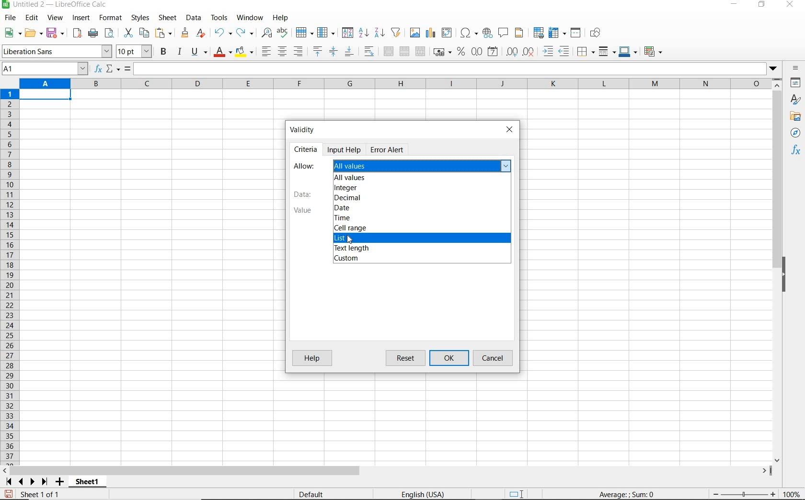 The image size is (805, 500). Describe the element at coordinates (244, 53) in the screenshot. I see `background color` at that location.